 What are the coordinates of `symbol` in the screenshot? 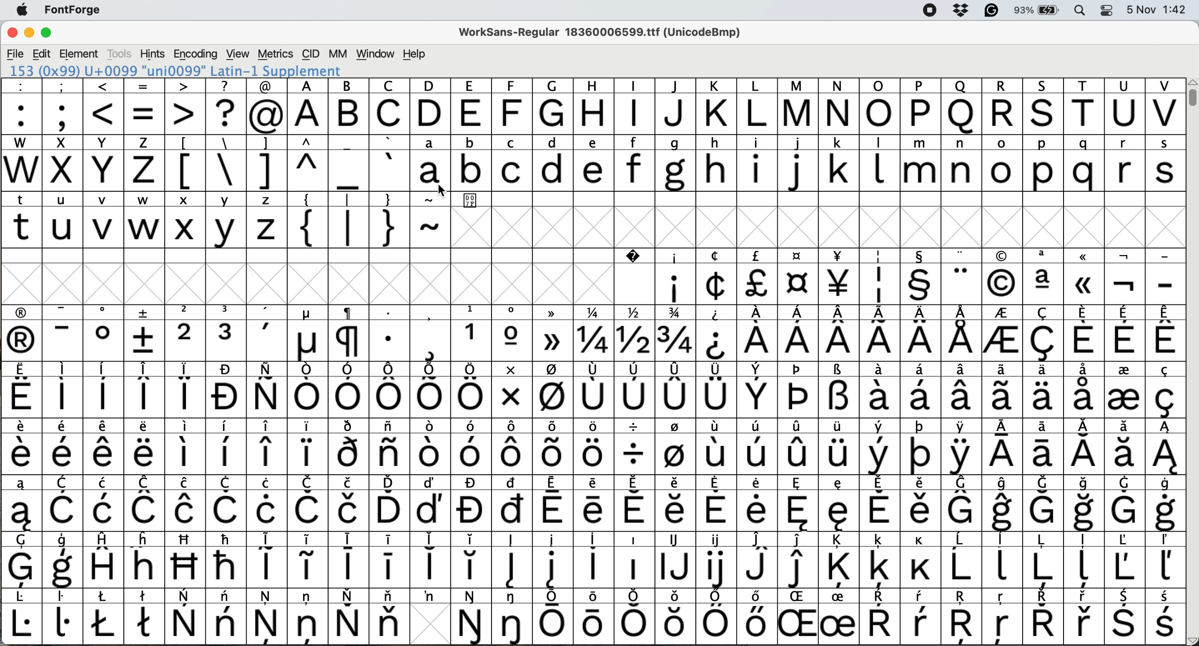 It's located at (552, 335).